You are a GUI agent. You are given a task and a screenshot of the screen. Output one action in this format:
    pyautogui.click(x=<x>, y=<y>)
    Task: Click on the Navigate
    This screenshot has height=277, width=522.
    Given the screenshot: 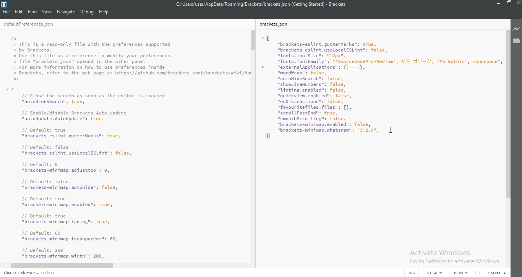 What is the action you would take?
    pyautogui.click(x=66, y=11)
    